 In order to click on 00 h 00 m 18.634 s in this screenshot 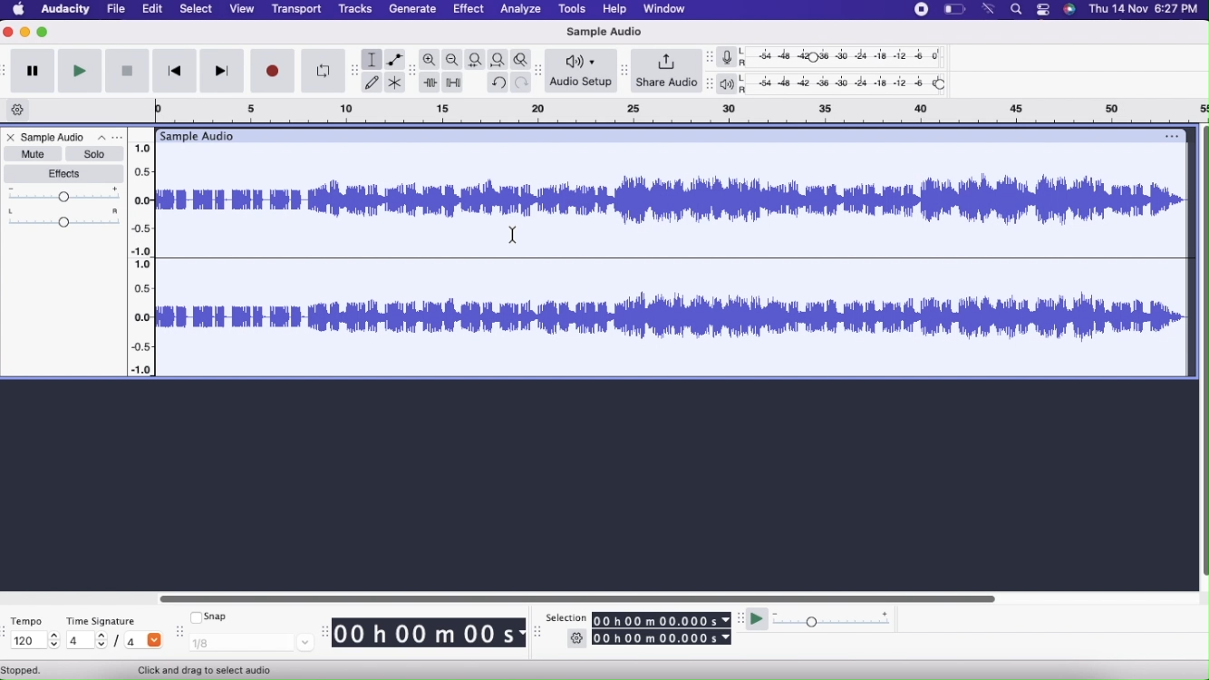, I will do `click(663, 619)`.